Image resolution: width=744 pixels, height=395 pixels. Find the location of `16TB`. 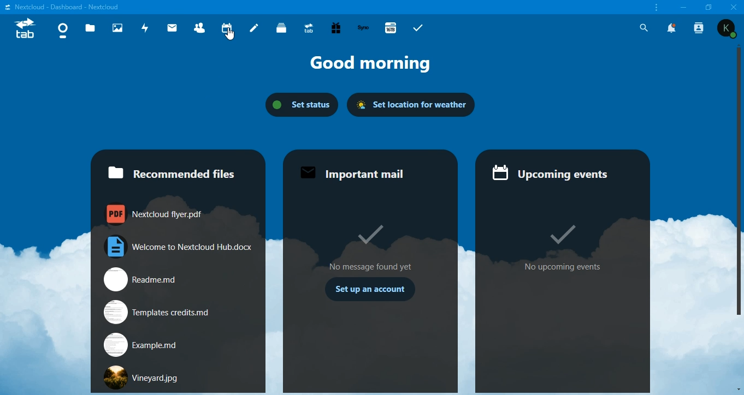

16TB is located at coordinates (391, 27).